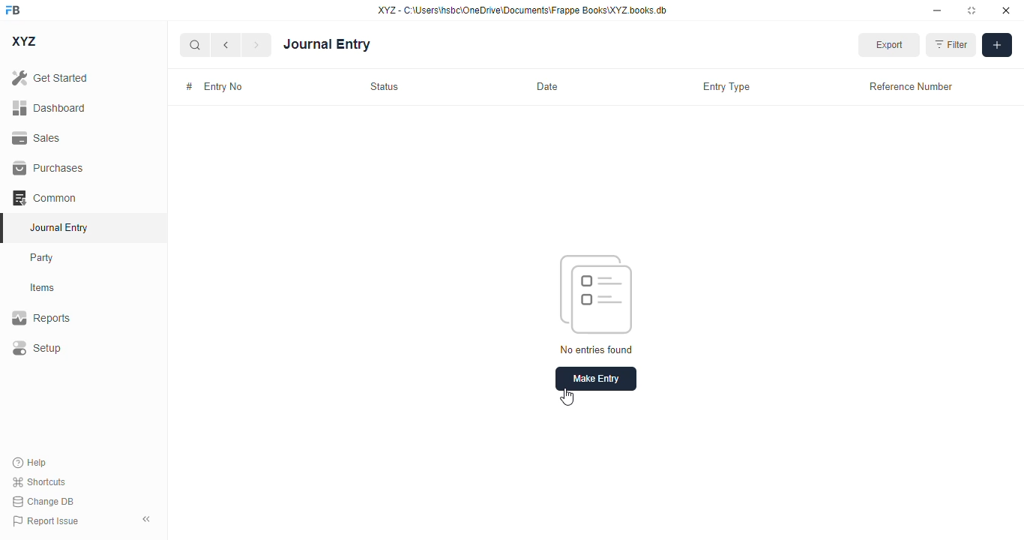 Image resolution: width=1024 pixels, height=540 pixels. Describe the element at coordinates (327, 45) in the screenshot. I see `journal entry` at that location.